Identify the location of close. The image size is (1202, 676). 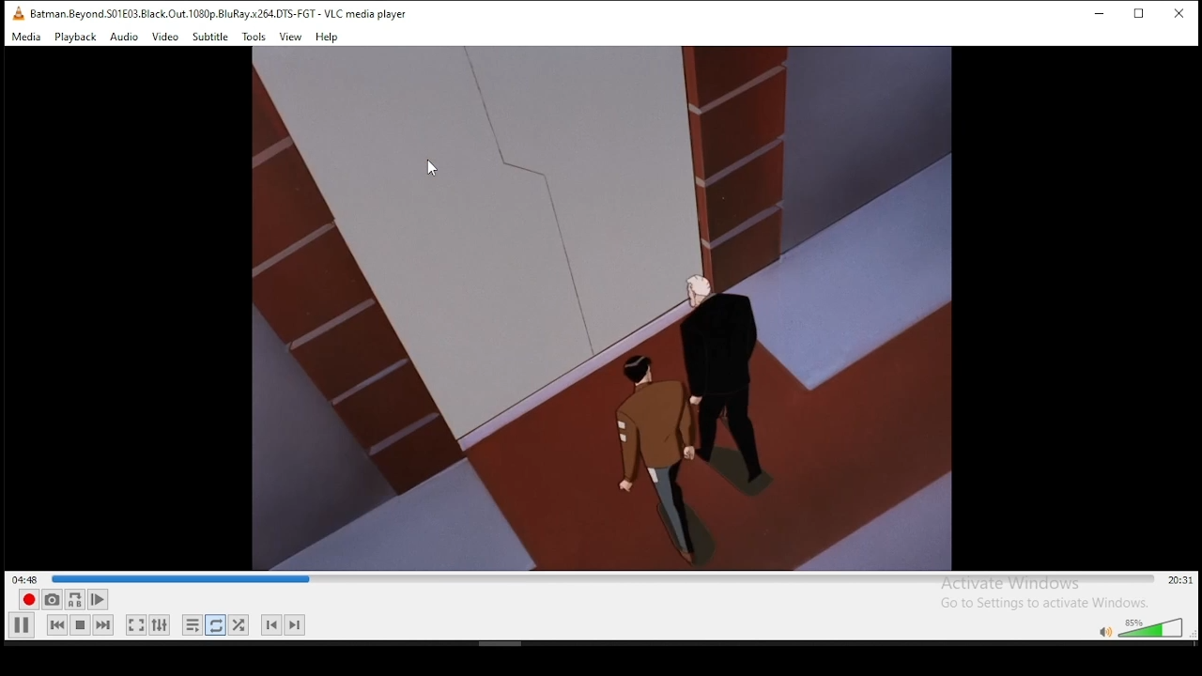
(1179, 15).